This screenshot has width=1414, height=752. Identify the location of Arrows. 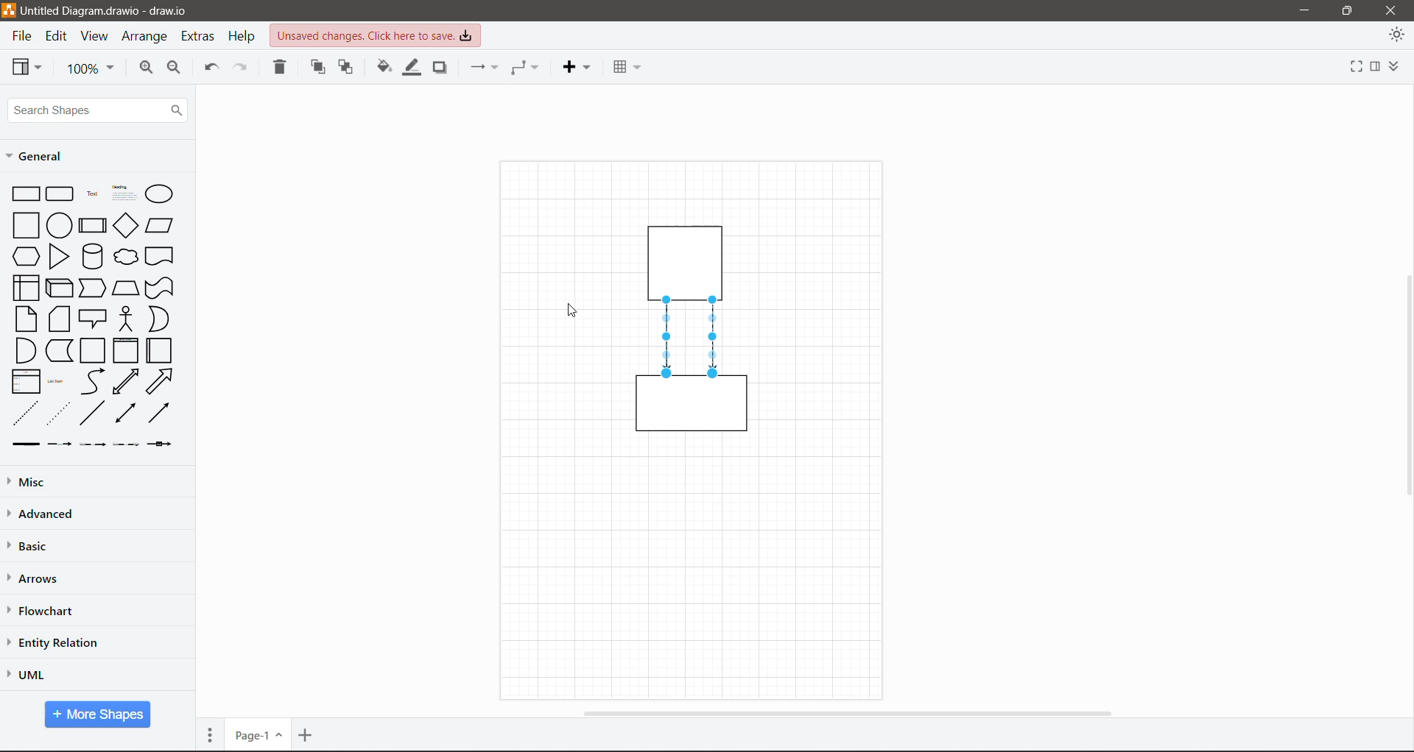
(36, 579).